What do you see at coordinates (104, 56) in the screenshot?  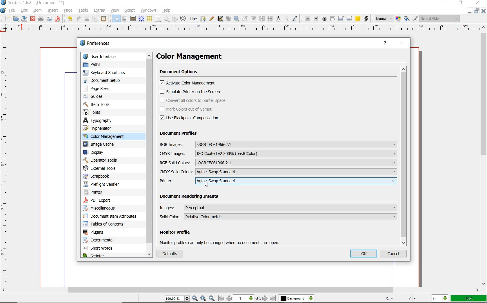 I see `user interface` at bounding box center [104, 56].